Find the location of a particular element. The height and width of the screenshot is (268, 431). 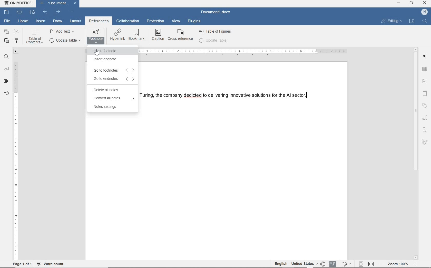

MINIMIZE is located at coordinates (398, 3).